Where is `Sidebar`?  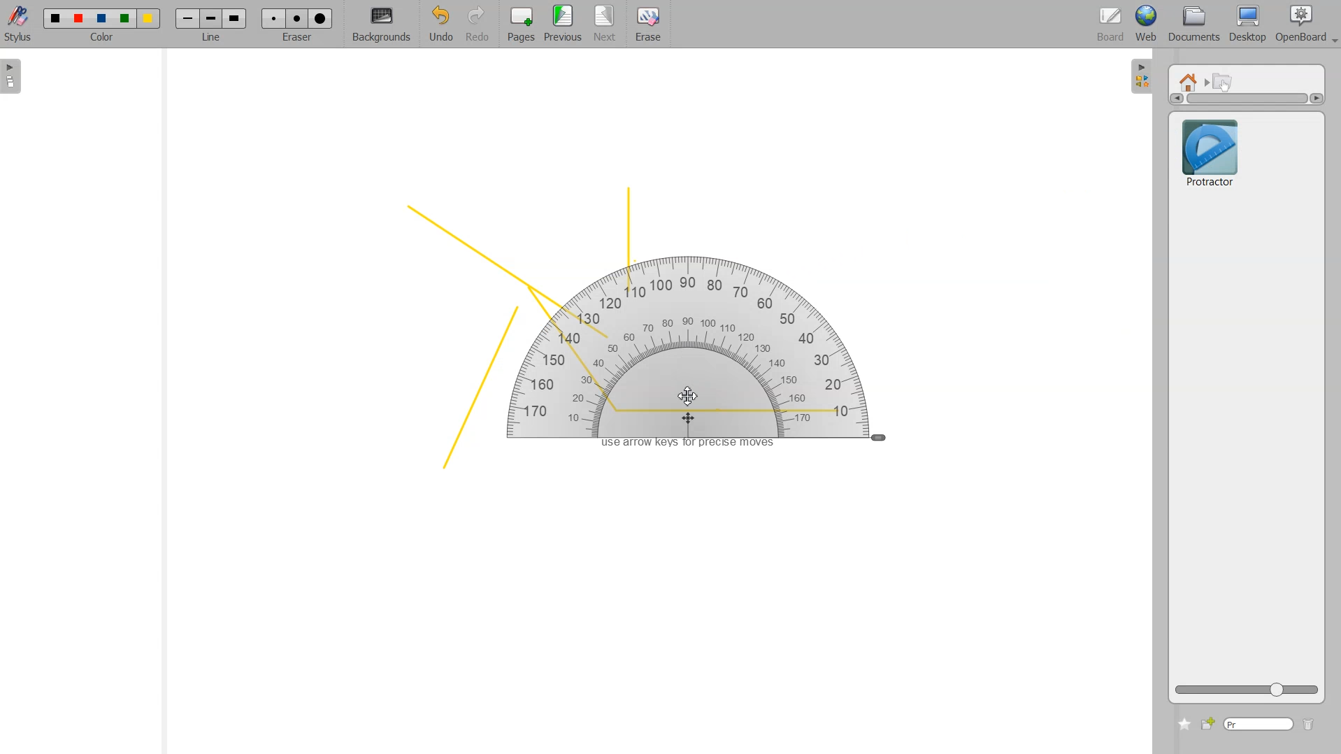 Sidebar is located at coordinates (1142, 75).